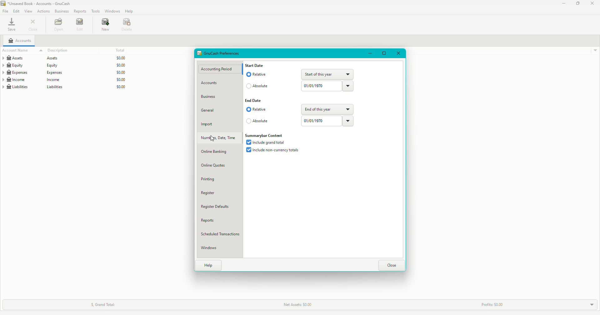  What do you see at coordinates (219, 69) in the screenshot?
I see `Accounting Period` at bounding box center [219, 69].